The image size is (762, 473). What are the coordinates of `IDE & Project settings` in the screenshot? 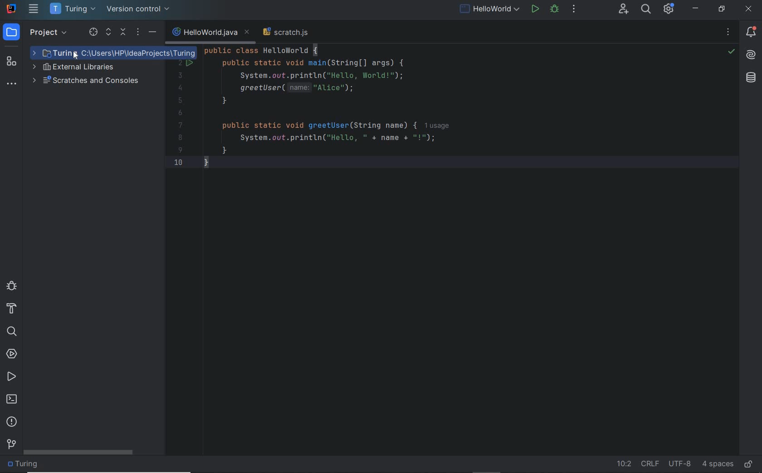 It's located at (671, 9).